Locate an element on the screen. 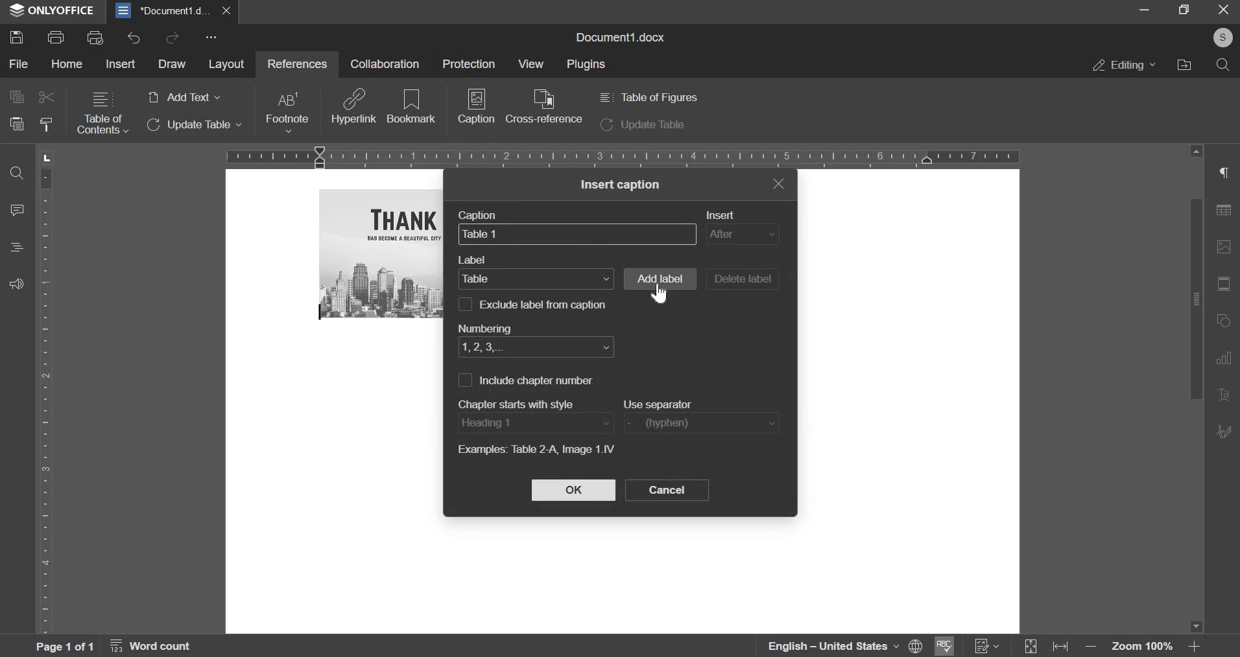 Image resolution: width=1240 pixels, height=657 pixels. horizontal scale is located at coordinates (623, 156).